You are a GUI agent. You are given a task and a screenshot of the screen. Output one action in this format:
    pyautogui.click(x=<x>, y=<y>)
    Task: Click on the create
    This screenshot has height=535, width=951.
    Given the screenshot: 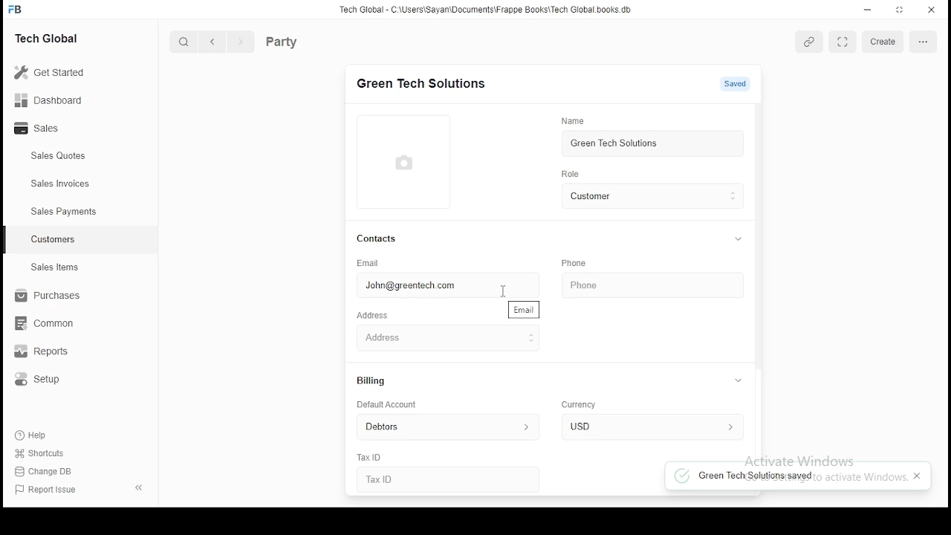 What is the action you would take?
    pyautogui.click(x=885, y=41)
    